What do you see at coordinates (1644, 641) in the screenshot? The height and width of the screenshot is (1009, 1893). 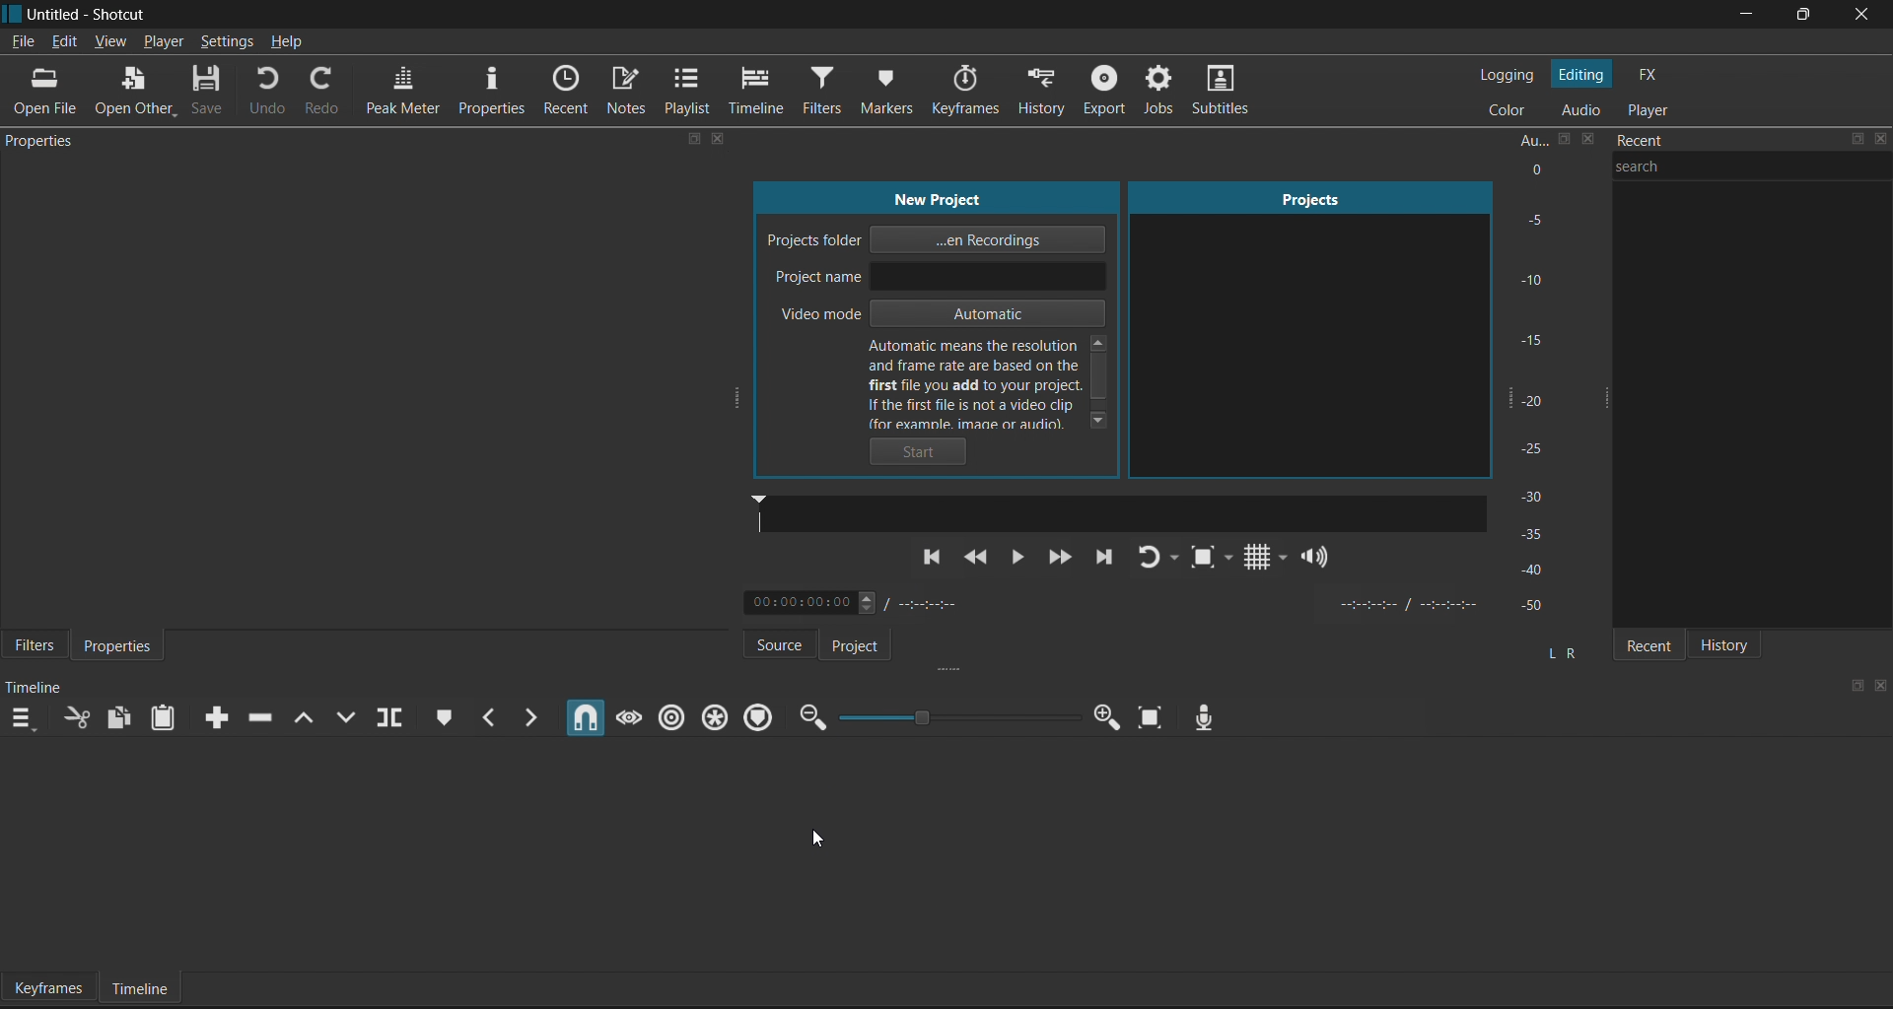 I see `Recent` at bounding box center [1644, 641].